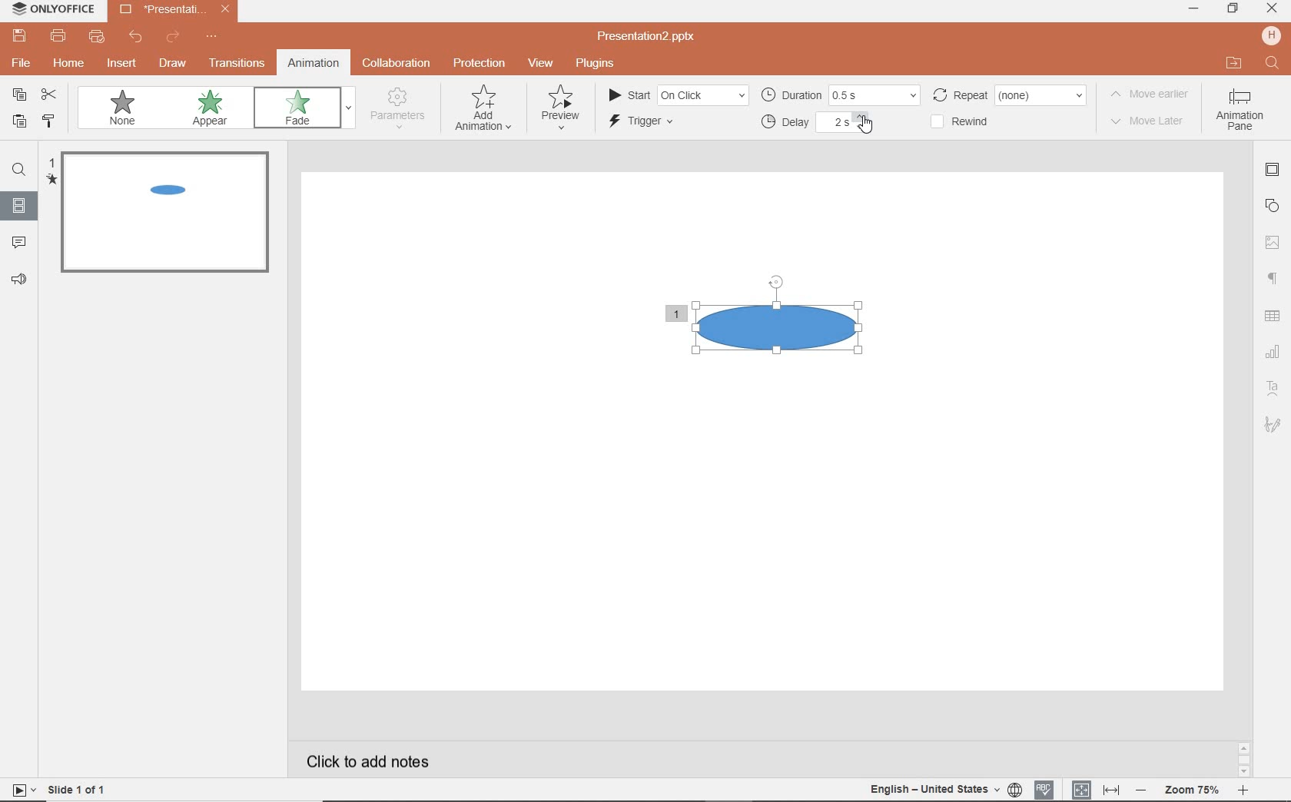 The height and width of the screenshot is (802, 1291). I want to click on FEEDBACK & SUPPORT, so click(18, 280).